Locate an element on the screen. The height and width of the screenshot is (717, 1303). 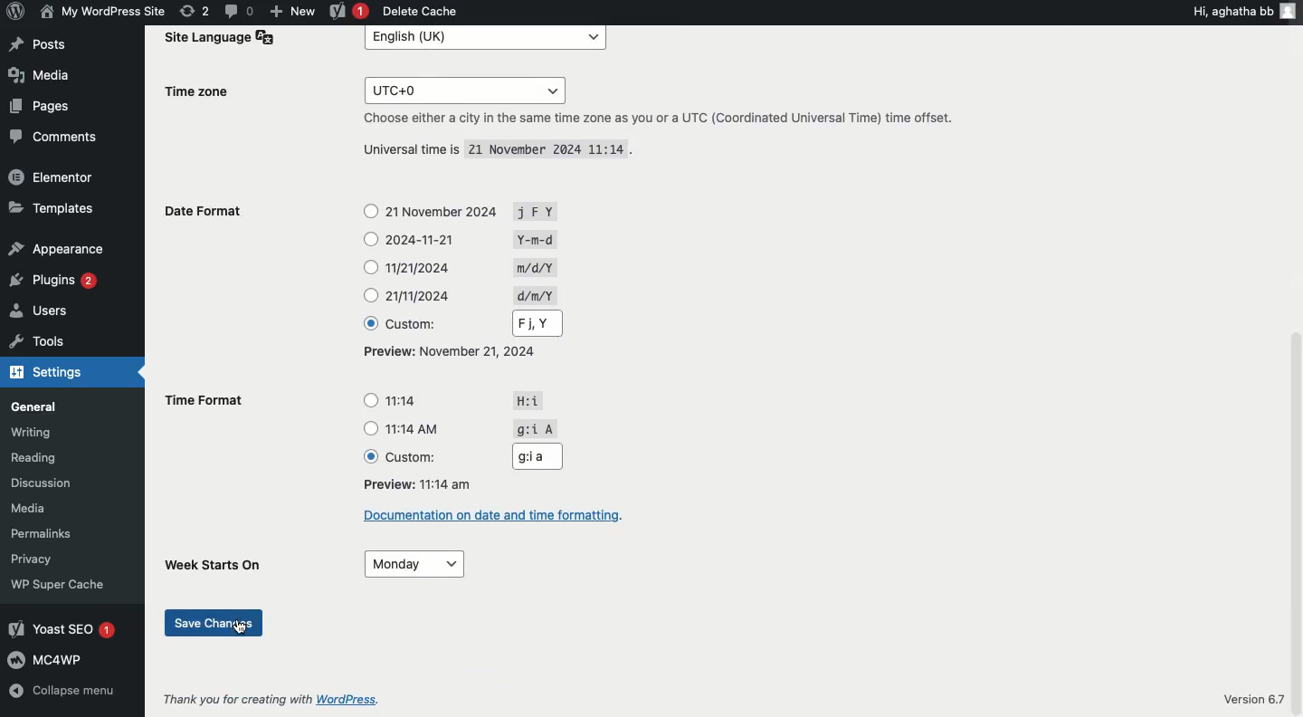
Fj y is located at coordinates (537, 322).